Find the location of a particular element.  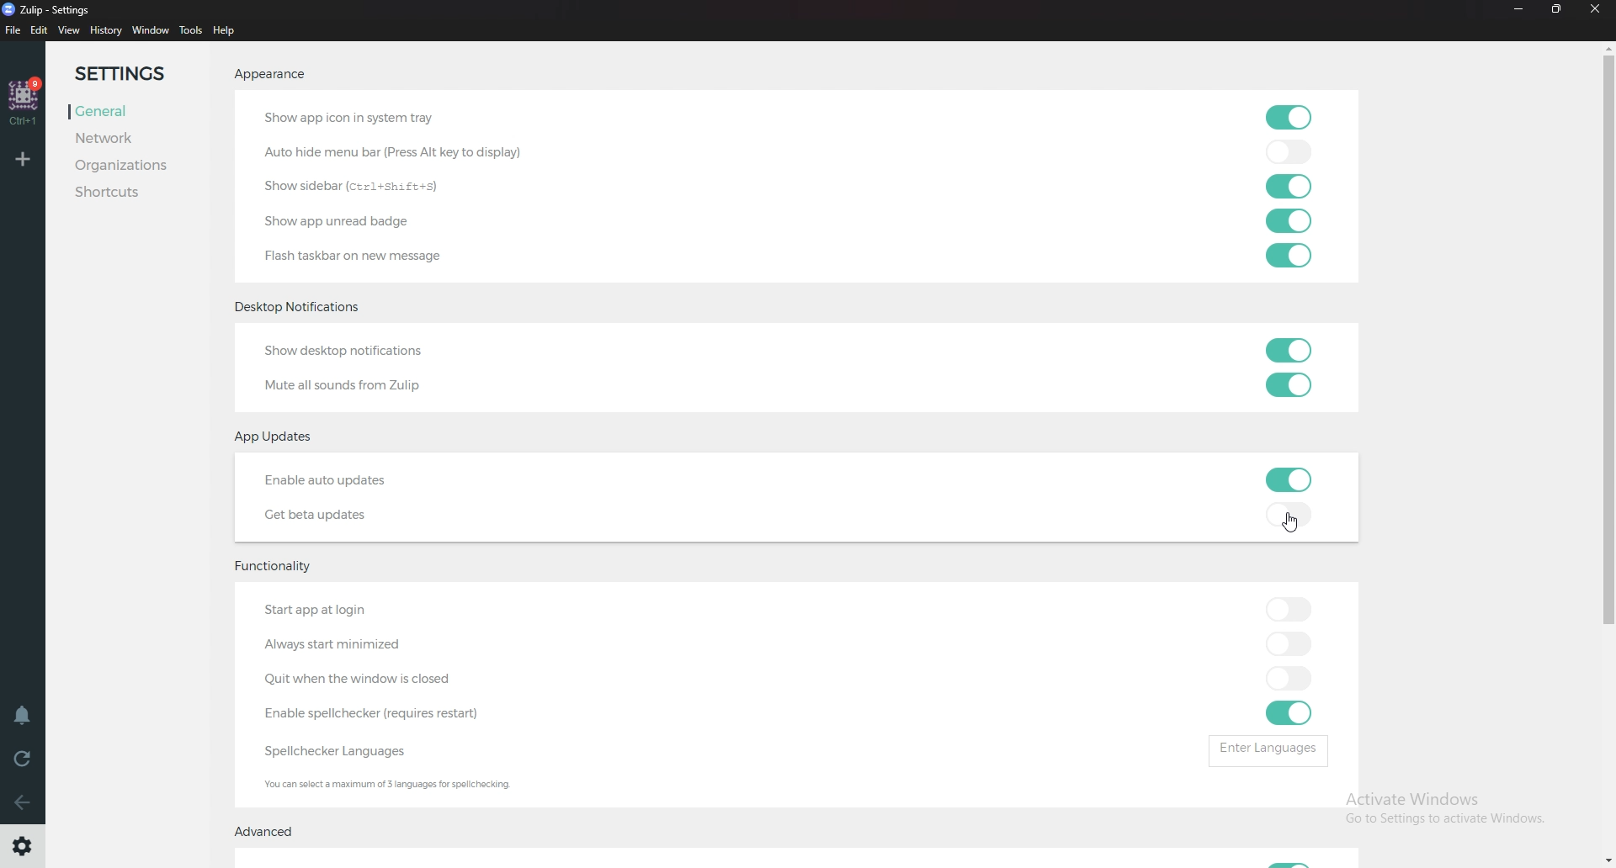

Minimize is located at coordinates (1520, 13).